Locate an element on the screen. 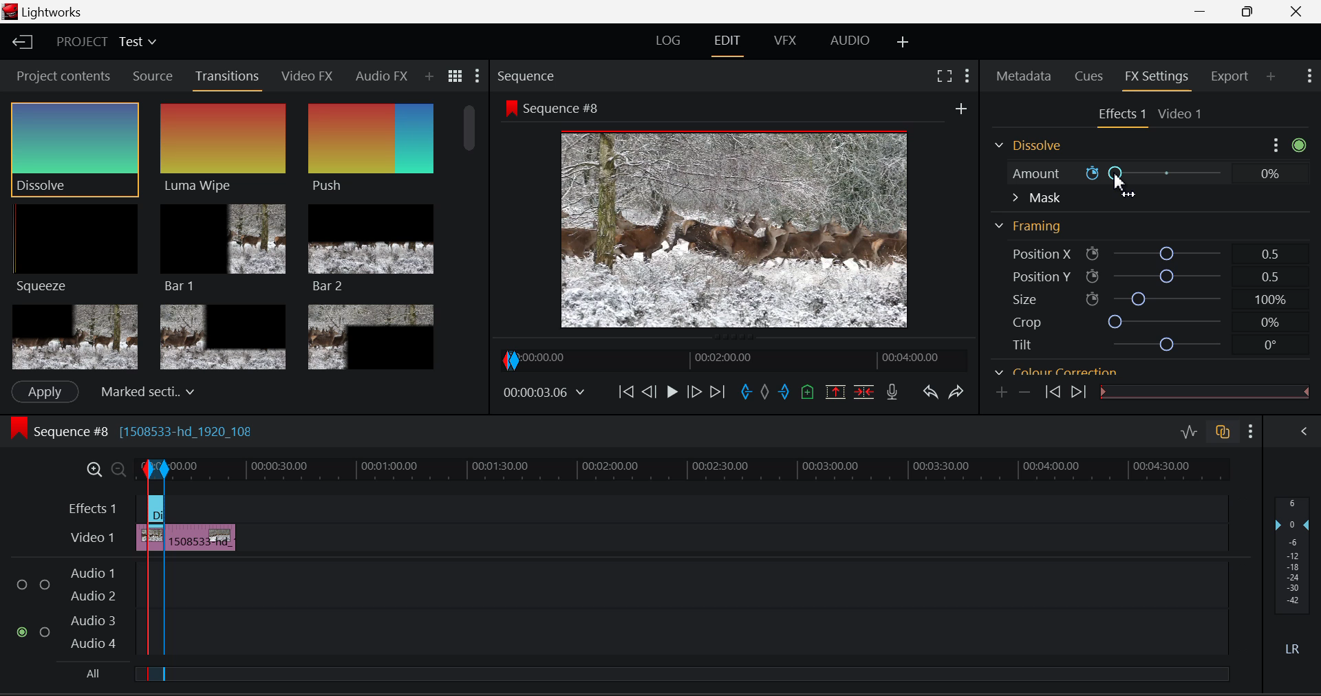 Image resolution: width=1321 pixels, height=696 pixels. Add Panel is located at coordinates (429, 77).